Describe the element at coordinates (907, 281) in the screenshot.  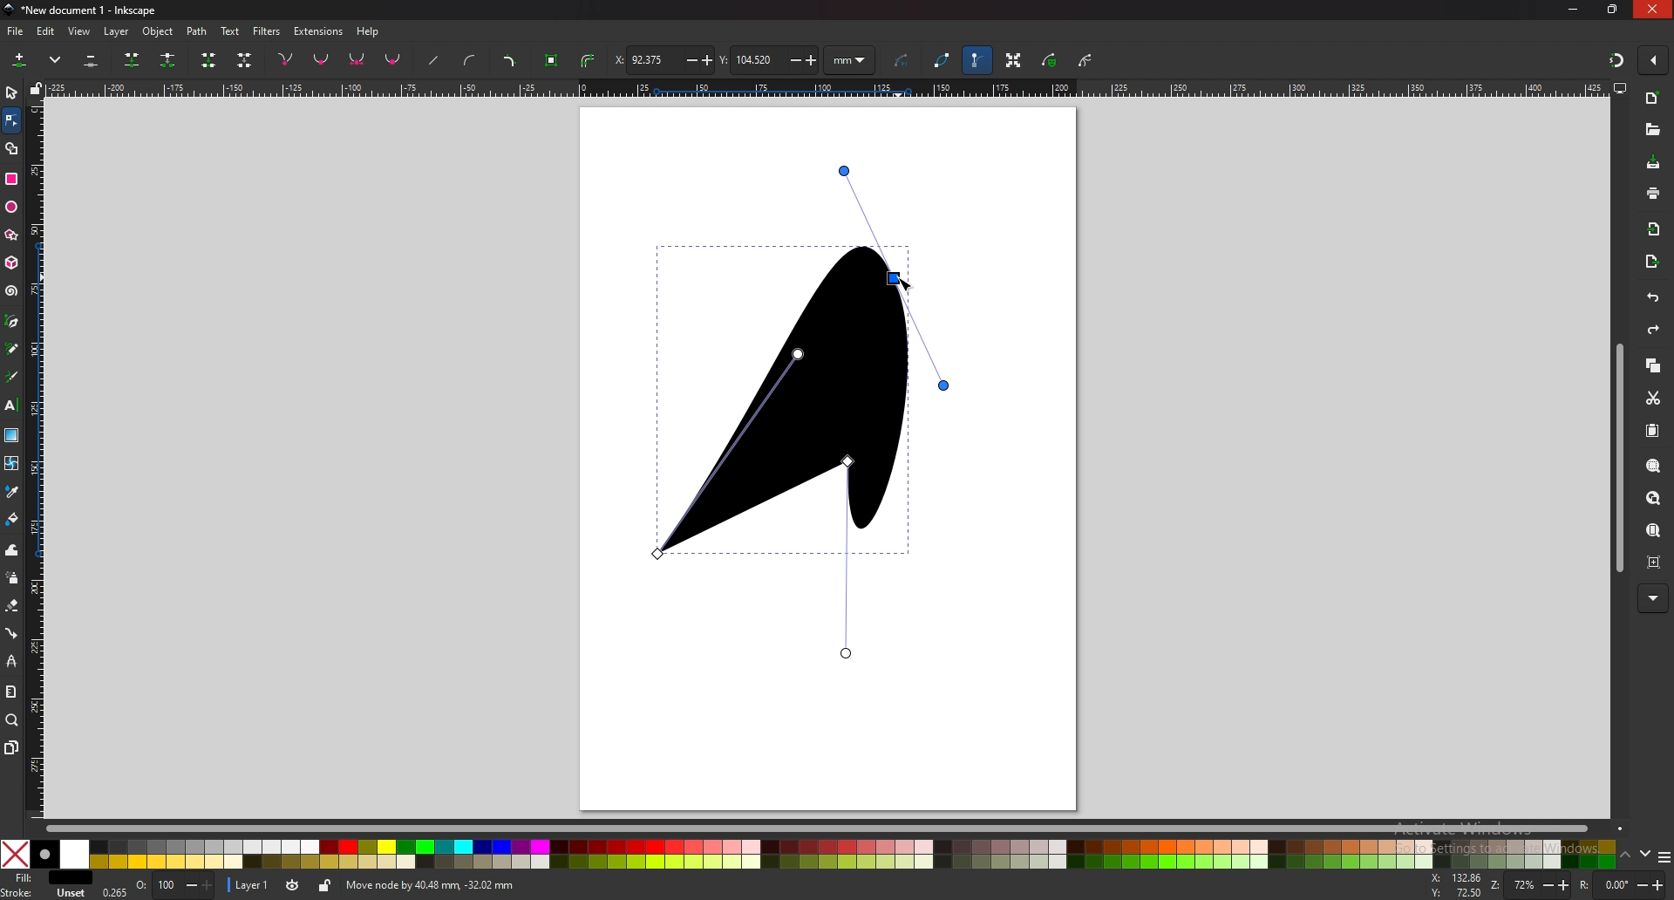
I see `cursor` at that location.